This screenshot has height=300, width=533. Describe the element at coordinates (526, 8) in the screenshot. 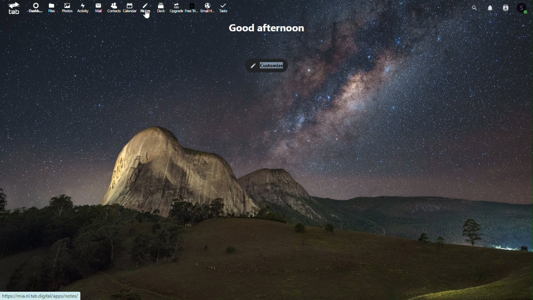

I see `Profile` at that location.